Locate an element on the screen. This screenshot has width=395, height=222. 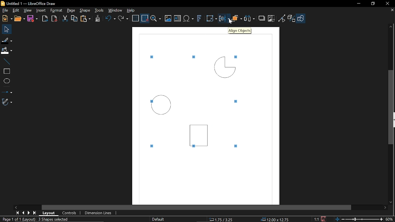
Ellipse is located at coordinates (6, 81).